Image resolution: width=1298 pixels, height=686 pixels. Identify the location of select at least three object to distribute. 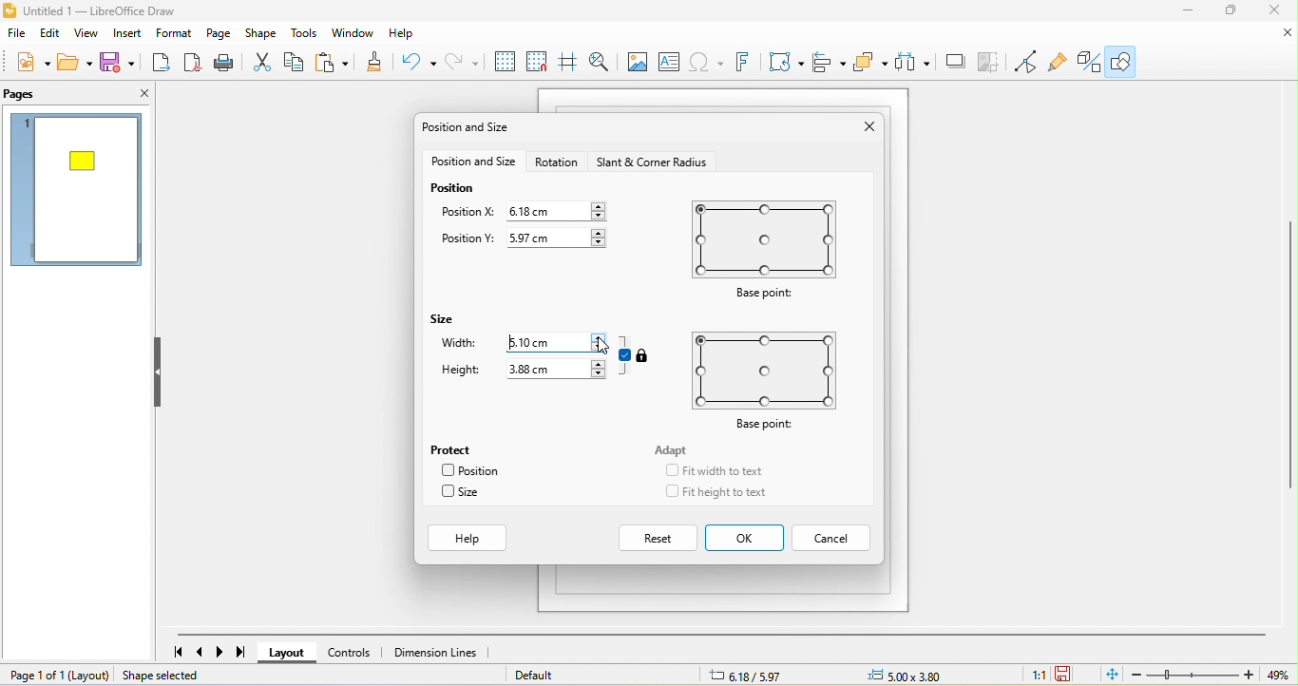
(915, 61).